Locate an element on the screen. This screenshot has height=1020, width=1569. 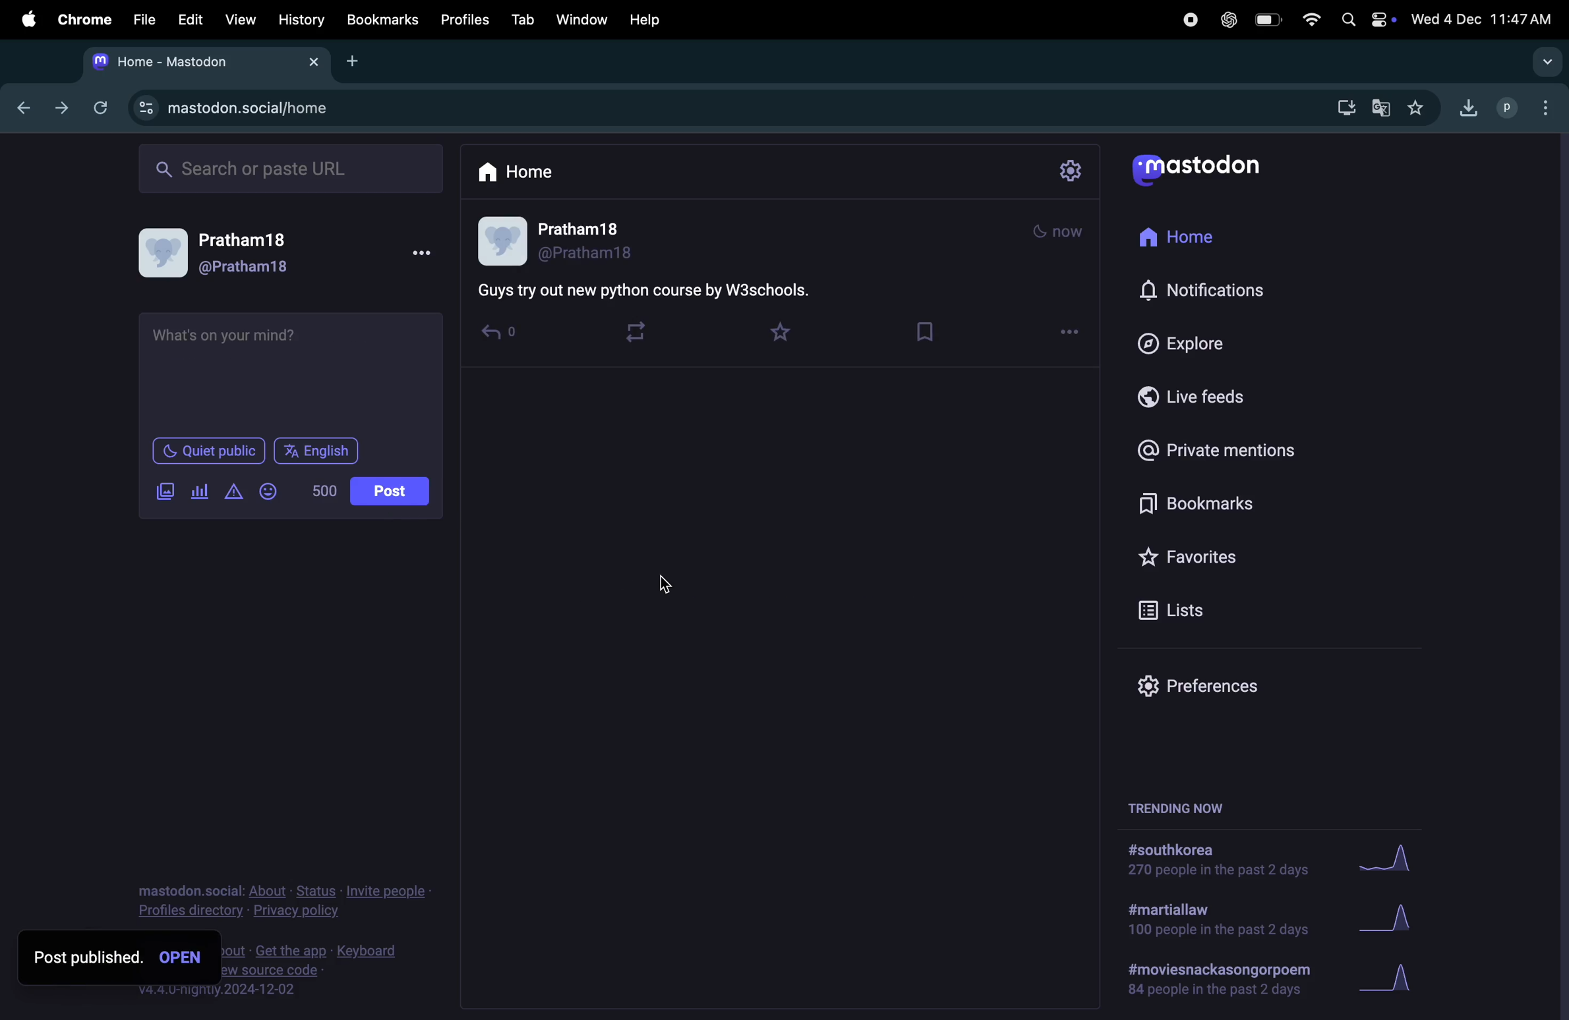
favourites is located at coordinates (1426, 106).